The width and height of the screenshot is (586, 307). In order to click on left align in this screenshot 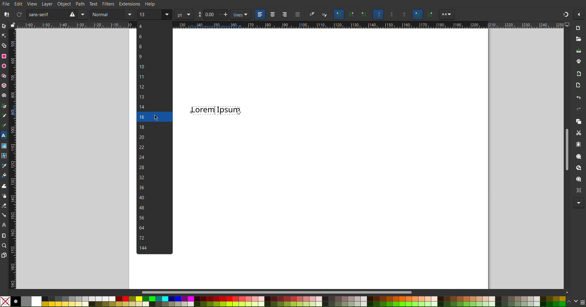, I will do `click(259, 14)`.